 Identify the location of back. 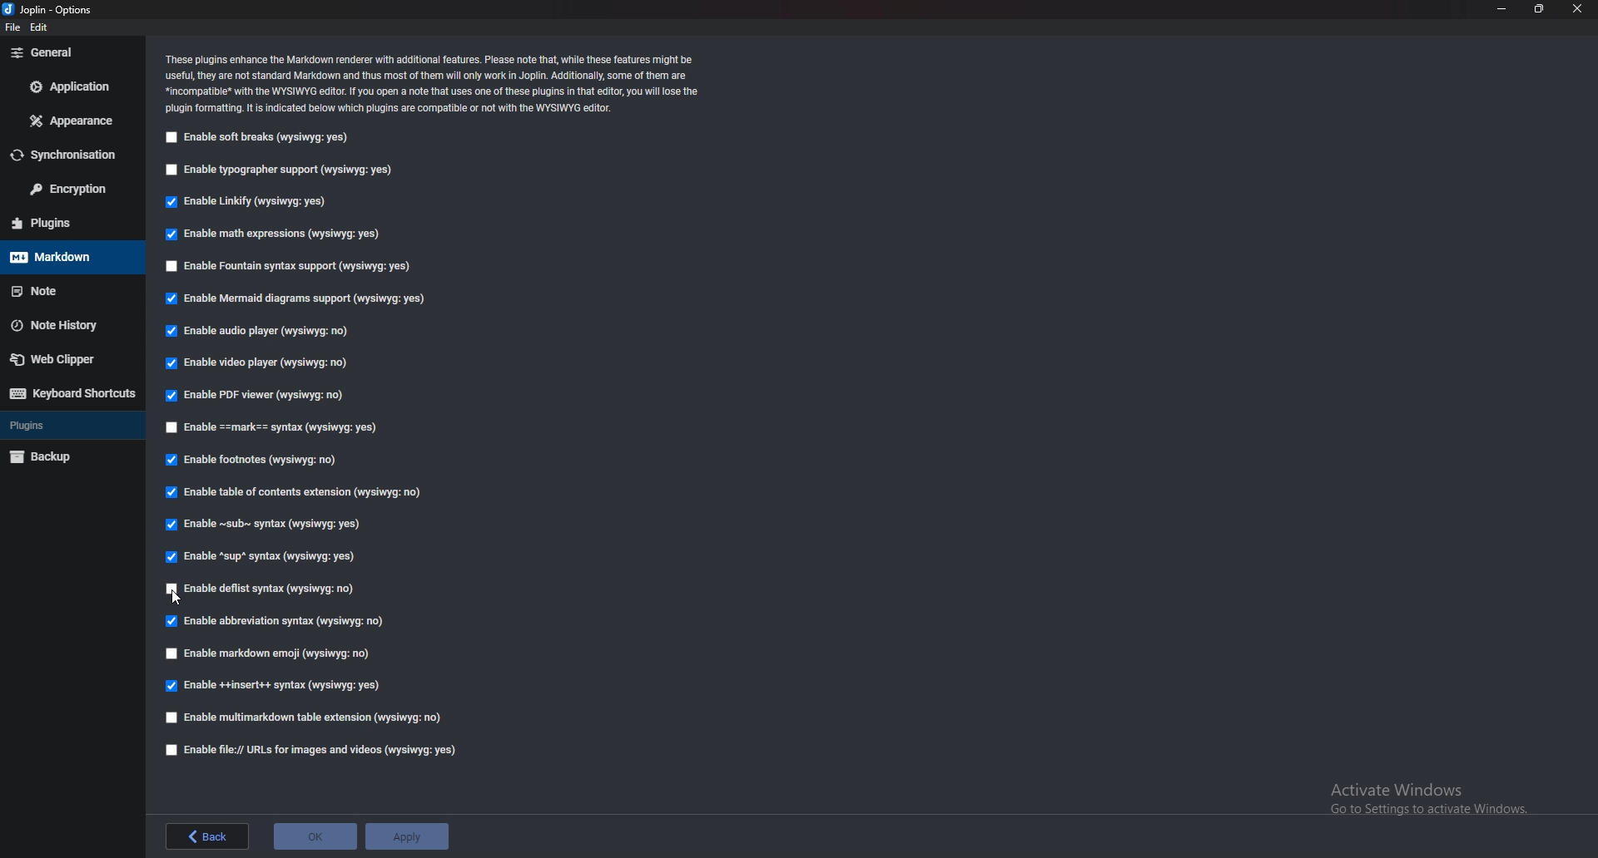
(210, 836).